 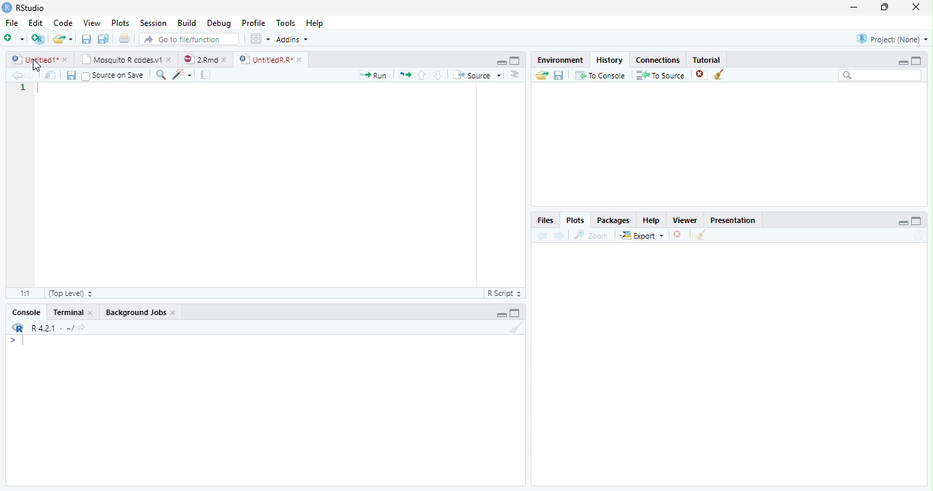 I want to click on Alignment, so click(x=514, y=75).